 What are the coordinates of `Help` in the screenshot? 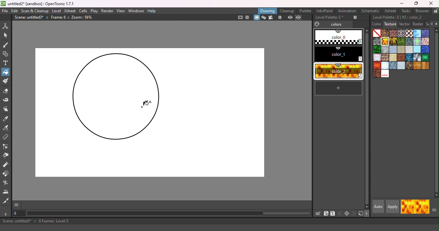 It's located at (152, 11).